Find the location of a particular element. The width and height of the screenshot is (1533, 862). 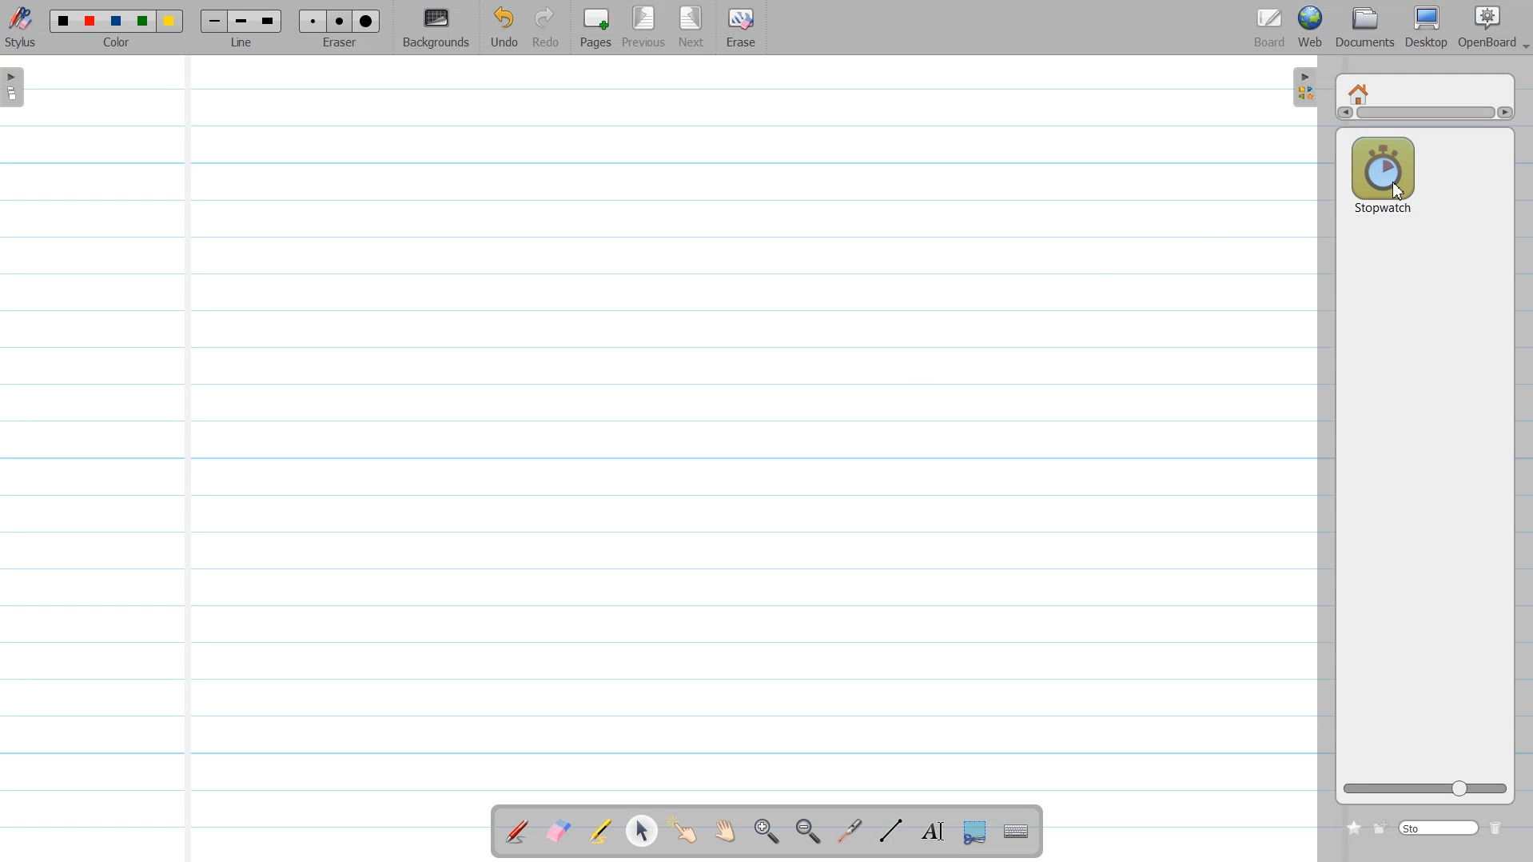

Display Virtual Keyboard  is located at coordinates (1018, 832).